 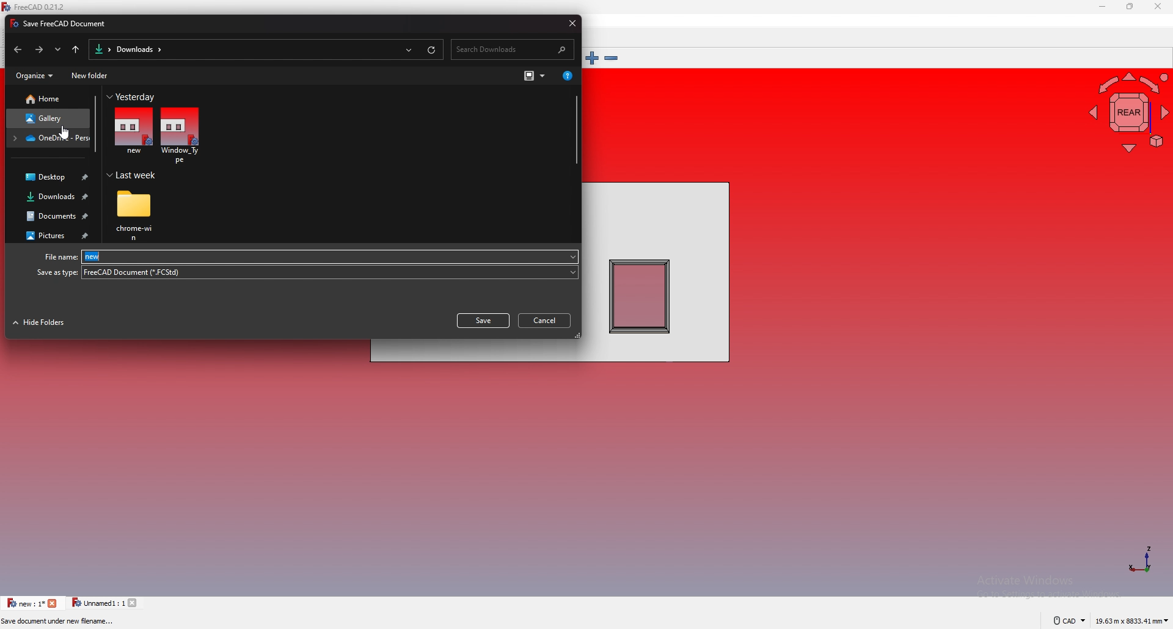 I want to click on cursor, so click(x=64, y=133).